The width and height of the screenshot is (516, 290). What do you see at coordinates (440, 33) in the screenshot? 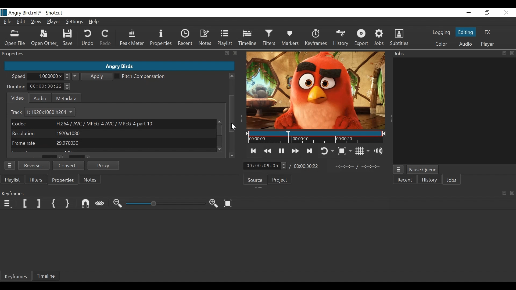
I see `logging` at bounding box center [440, 33].